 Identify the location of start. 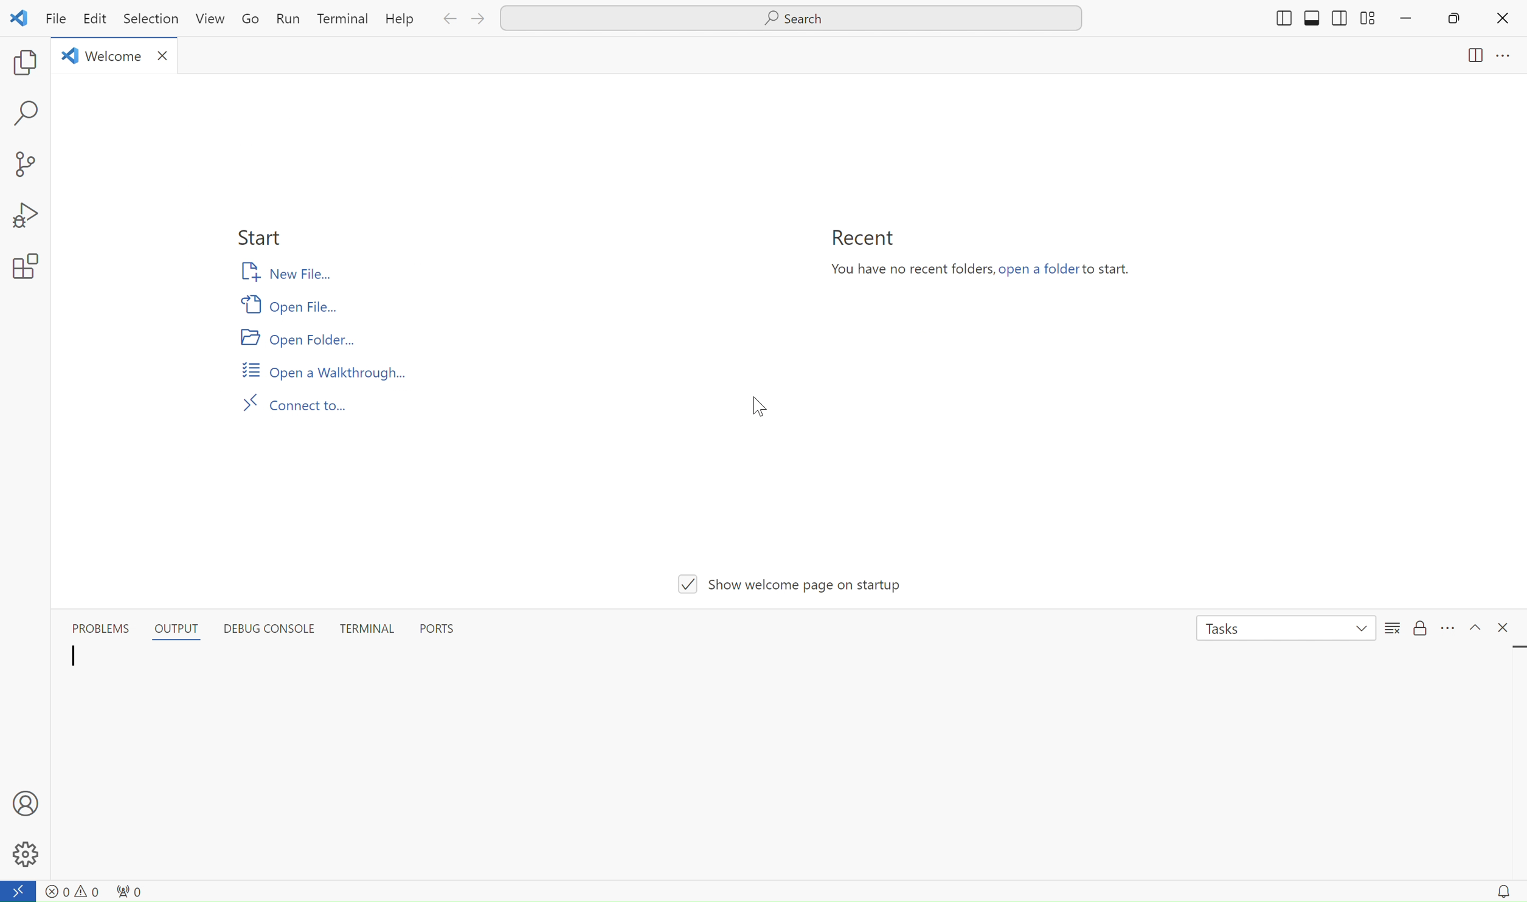
(264, 238).